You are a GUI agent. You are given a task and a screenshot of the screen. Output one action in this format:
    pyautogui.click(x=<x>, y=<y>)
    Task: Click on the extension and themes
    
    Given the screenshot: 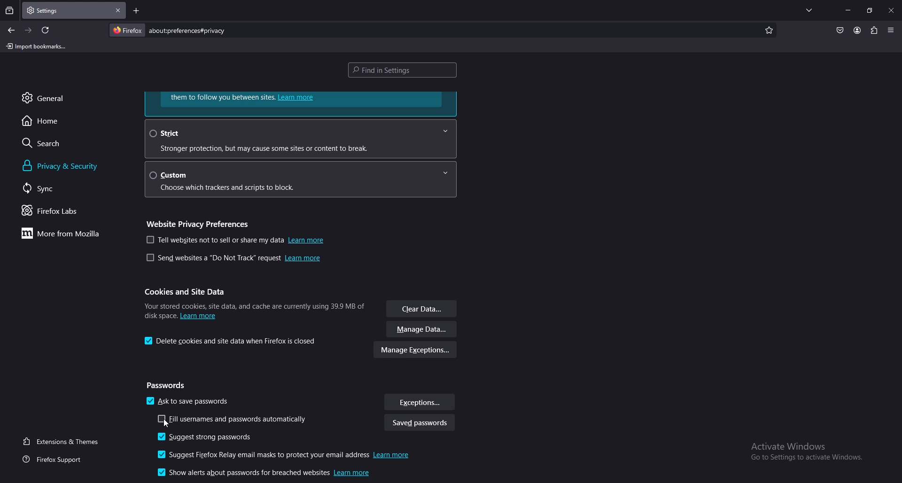 What is the action you would take?
    pyautogui.click(x=62, y=441)
    